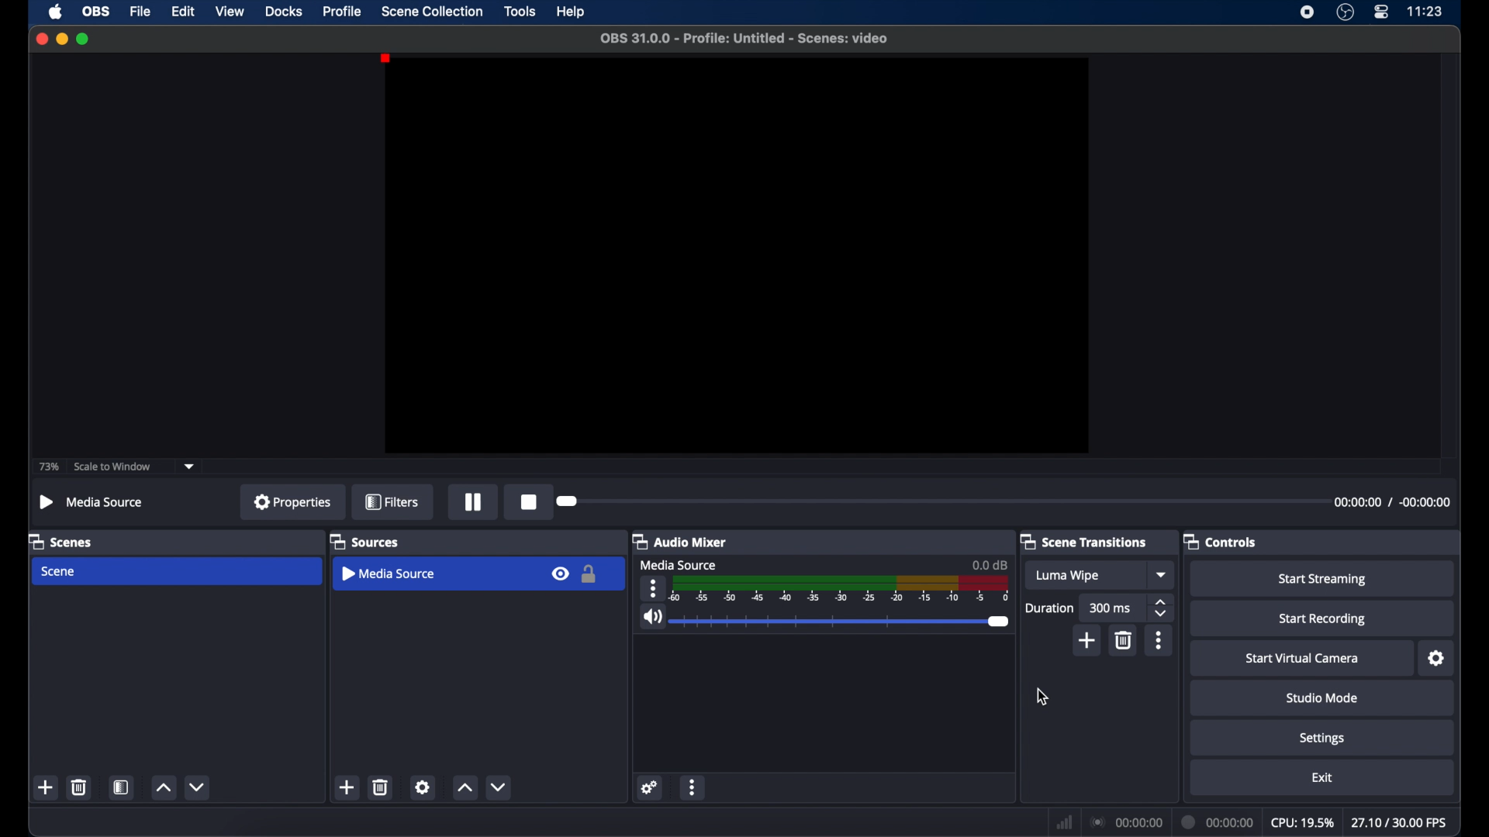  Describe the element at coordinates (695, 787) in the screenshot. I see `more options` at that location.